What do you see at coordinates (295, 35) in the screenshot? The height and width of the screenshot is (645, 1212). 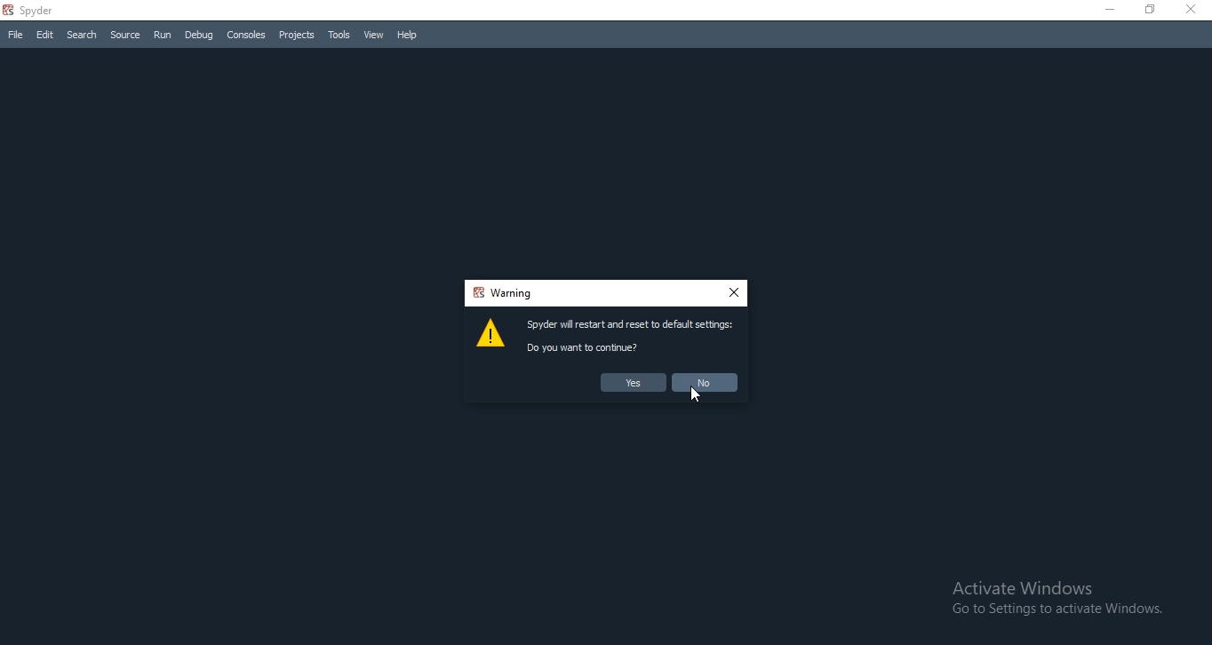 I see `Projects` at bounding box center [295, 35].